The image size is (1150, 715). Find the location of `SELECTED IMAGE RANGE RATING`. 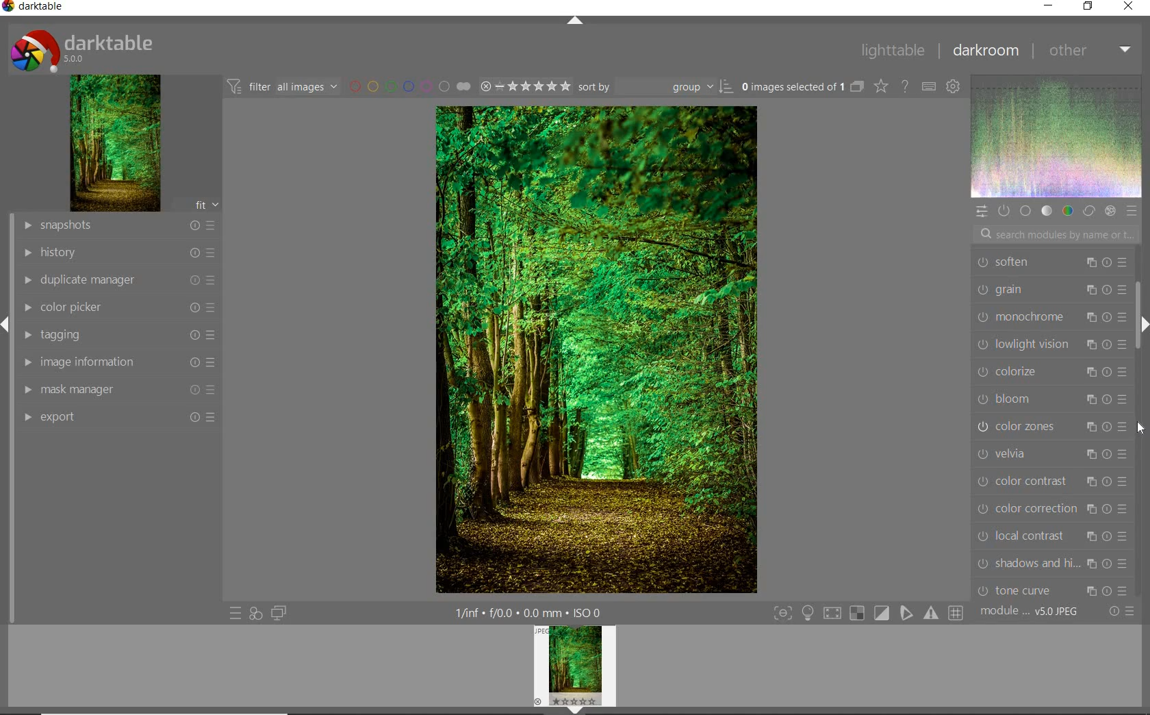

SELECTED IMAGE RANGE RATING is located at coordinates (524, 85).